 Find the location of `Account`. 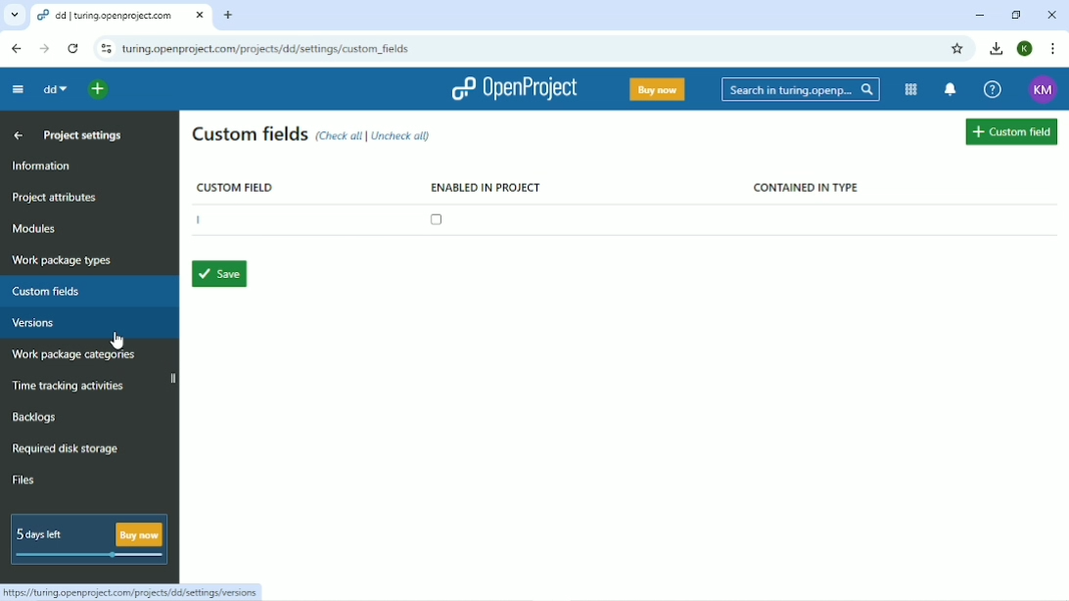

Account is located at coordinates (1044, 90).